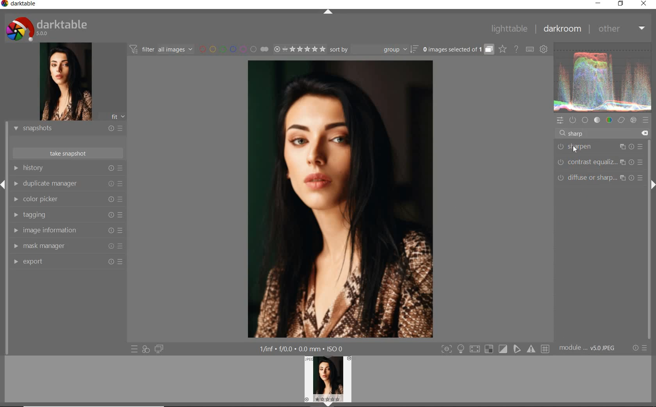  I want to click on filter images by color labels, so click(226, 50).